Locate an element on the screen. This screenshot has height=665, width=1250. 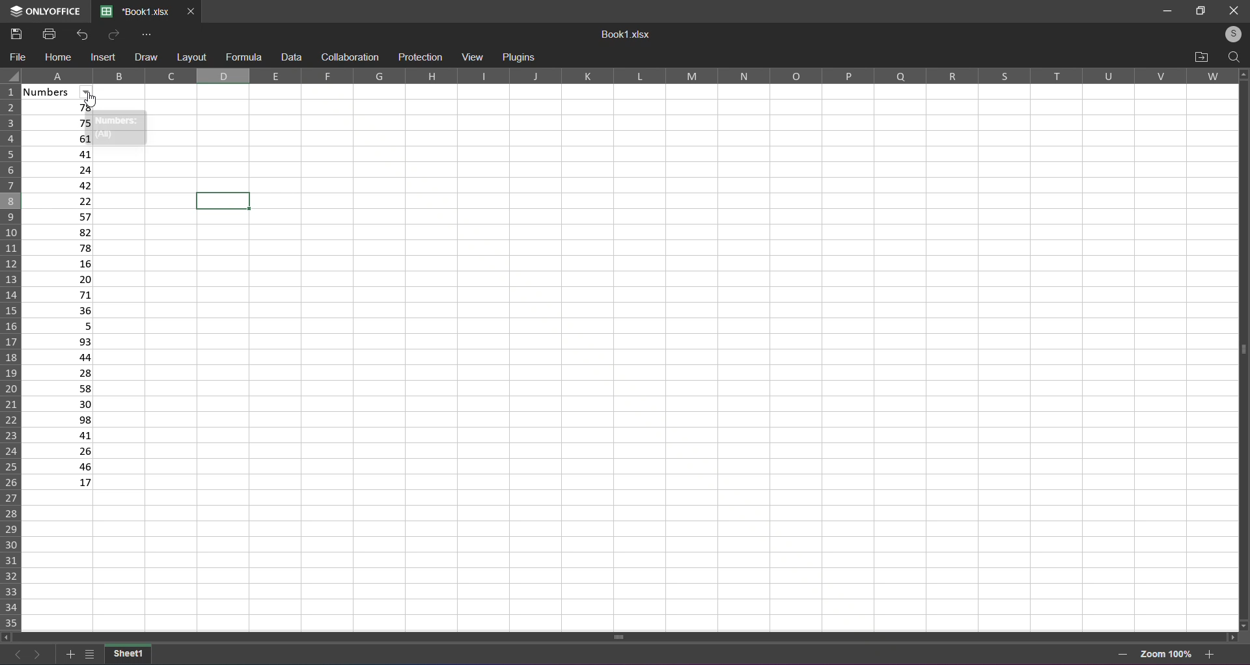
Zoom in is located at coordinates (1211, 653).